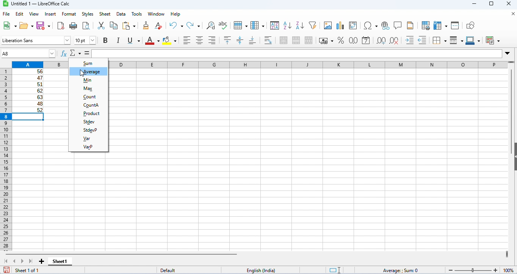 This screenshot has height=274, width=517. Describe the element at coordinates (54, 53) in the screenshot. I see `drop down` at that location.